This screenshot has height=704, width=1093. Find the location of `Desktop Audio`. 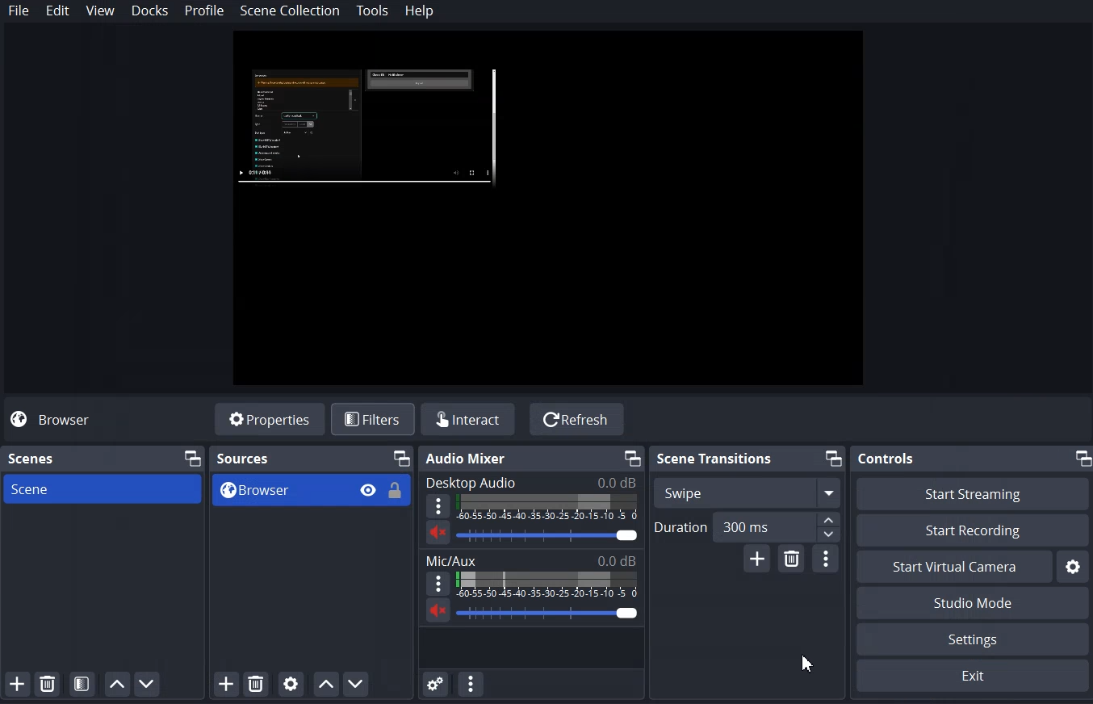

Desktop Audio is located at coordinates (530, 483).